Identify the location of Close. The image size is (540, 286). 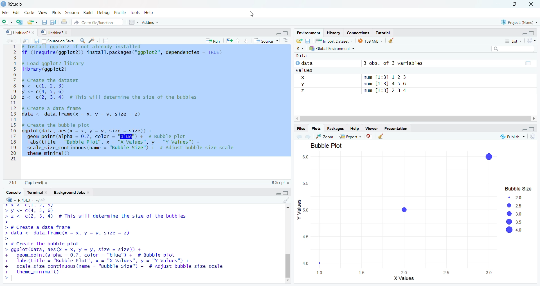
(534, 4).